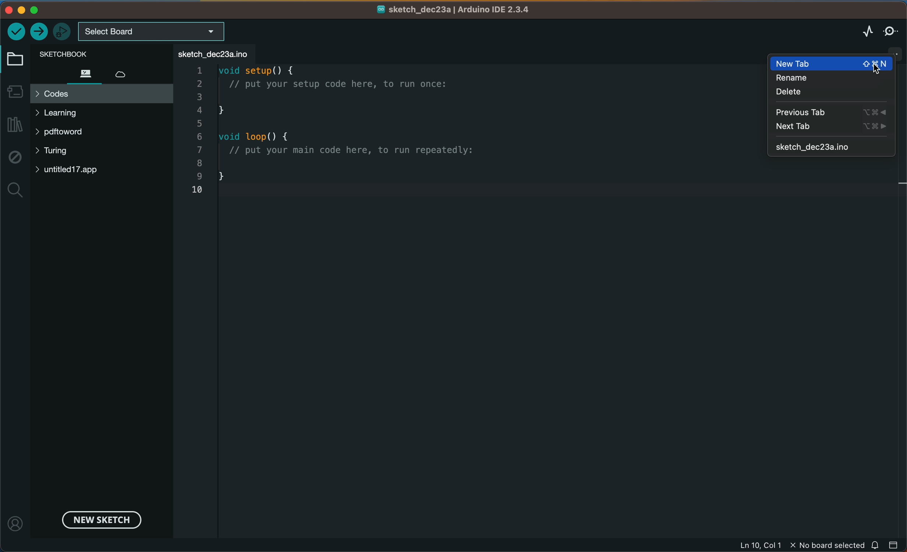 The width and height of the screenshot is (907, 552). What do you see at coordinates (85, 73) in the screenshot?
I see `files` at bounding box center [85, 73].